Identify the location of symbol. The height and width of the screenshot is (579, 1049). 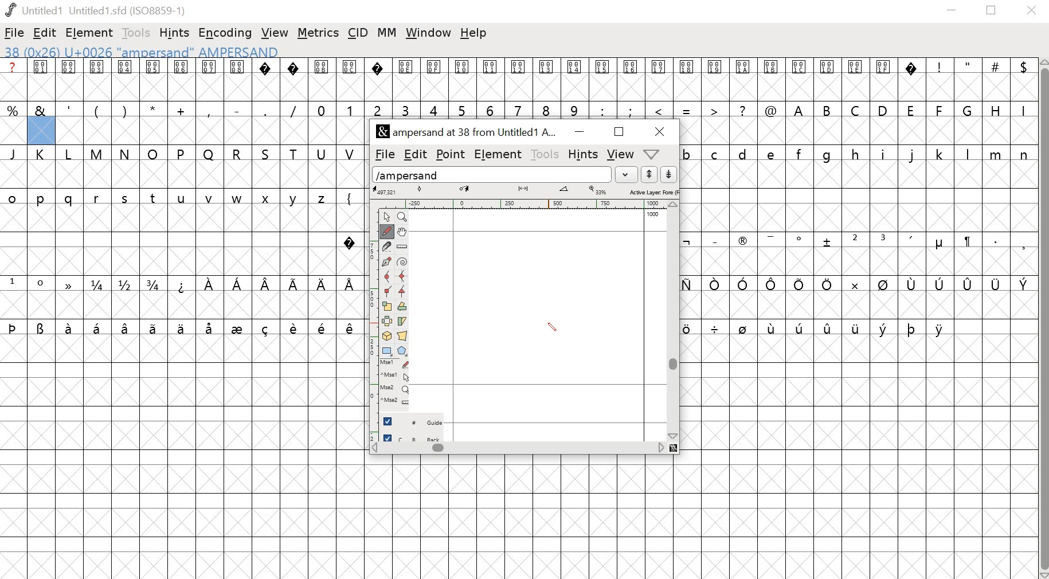
(70, 284).